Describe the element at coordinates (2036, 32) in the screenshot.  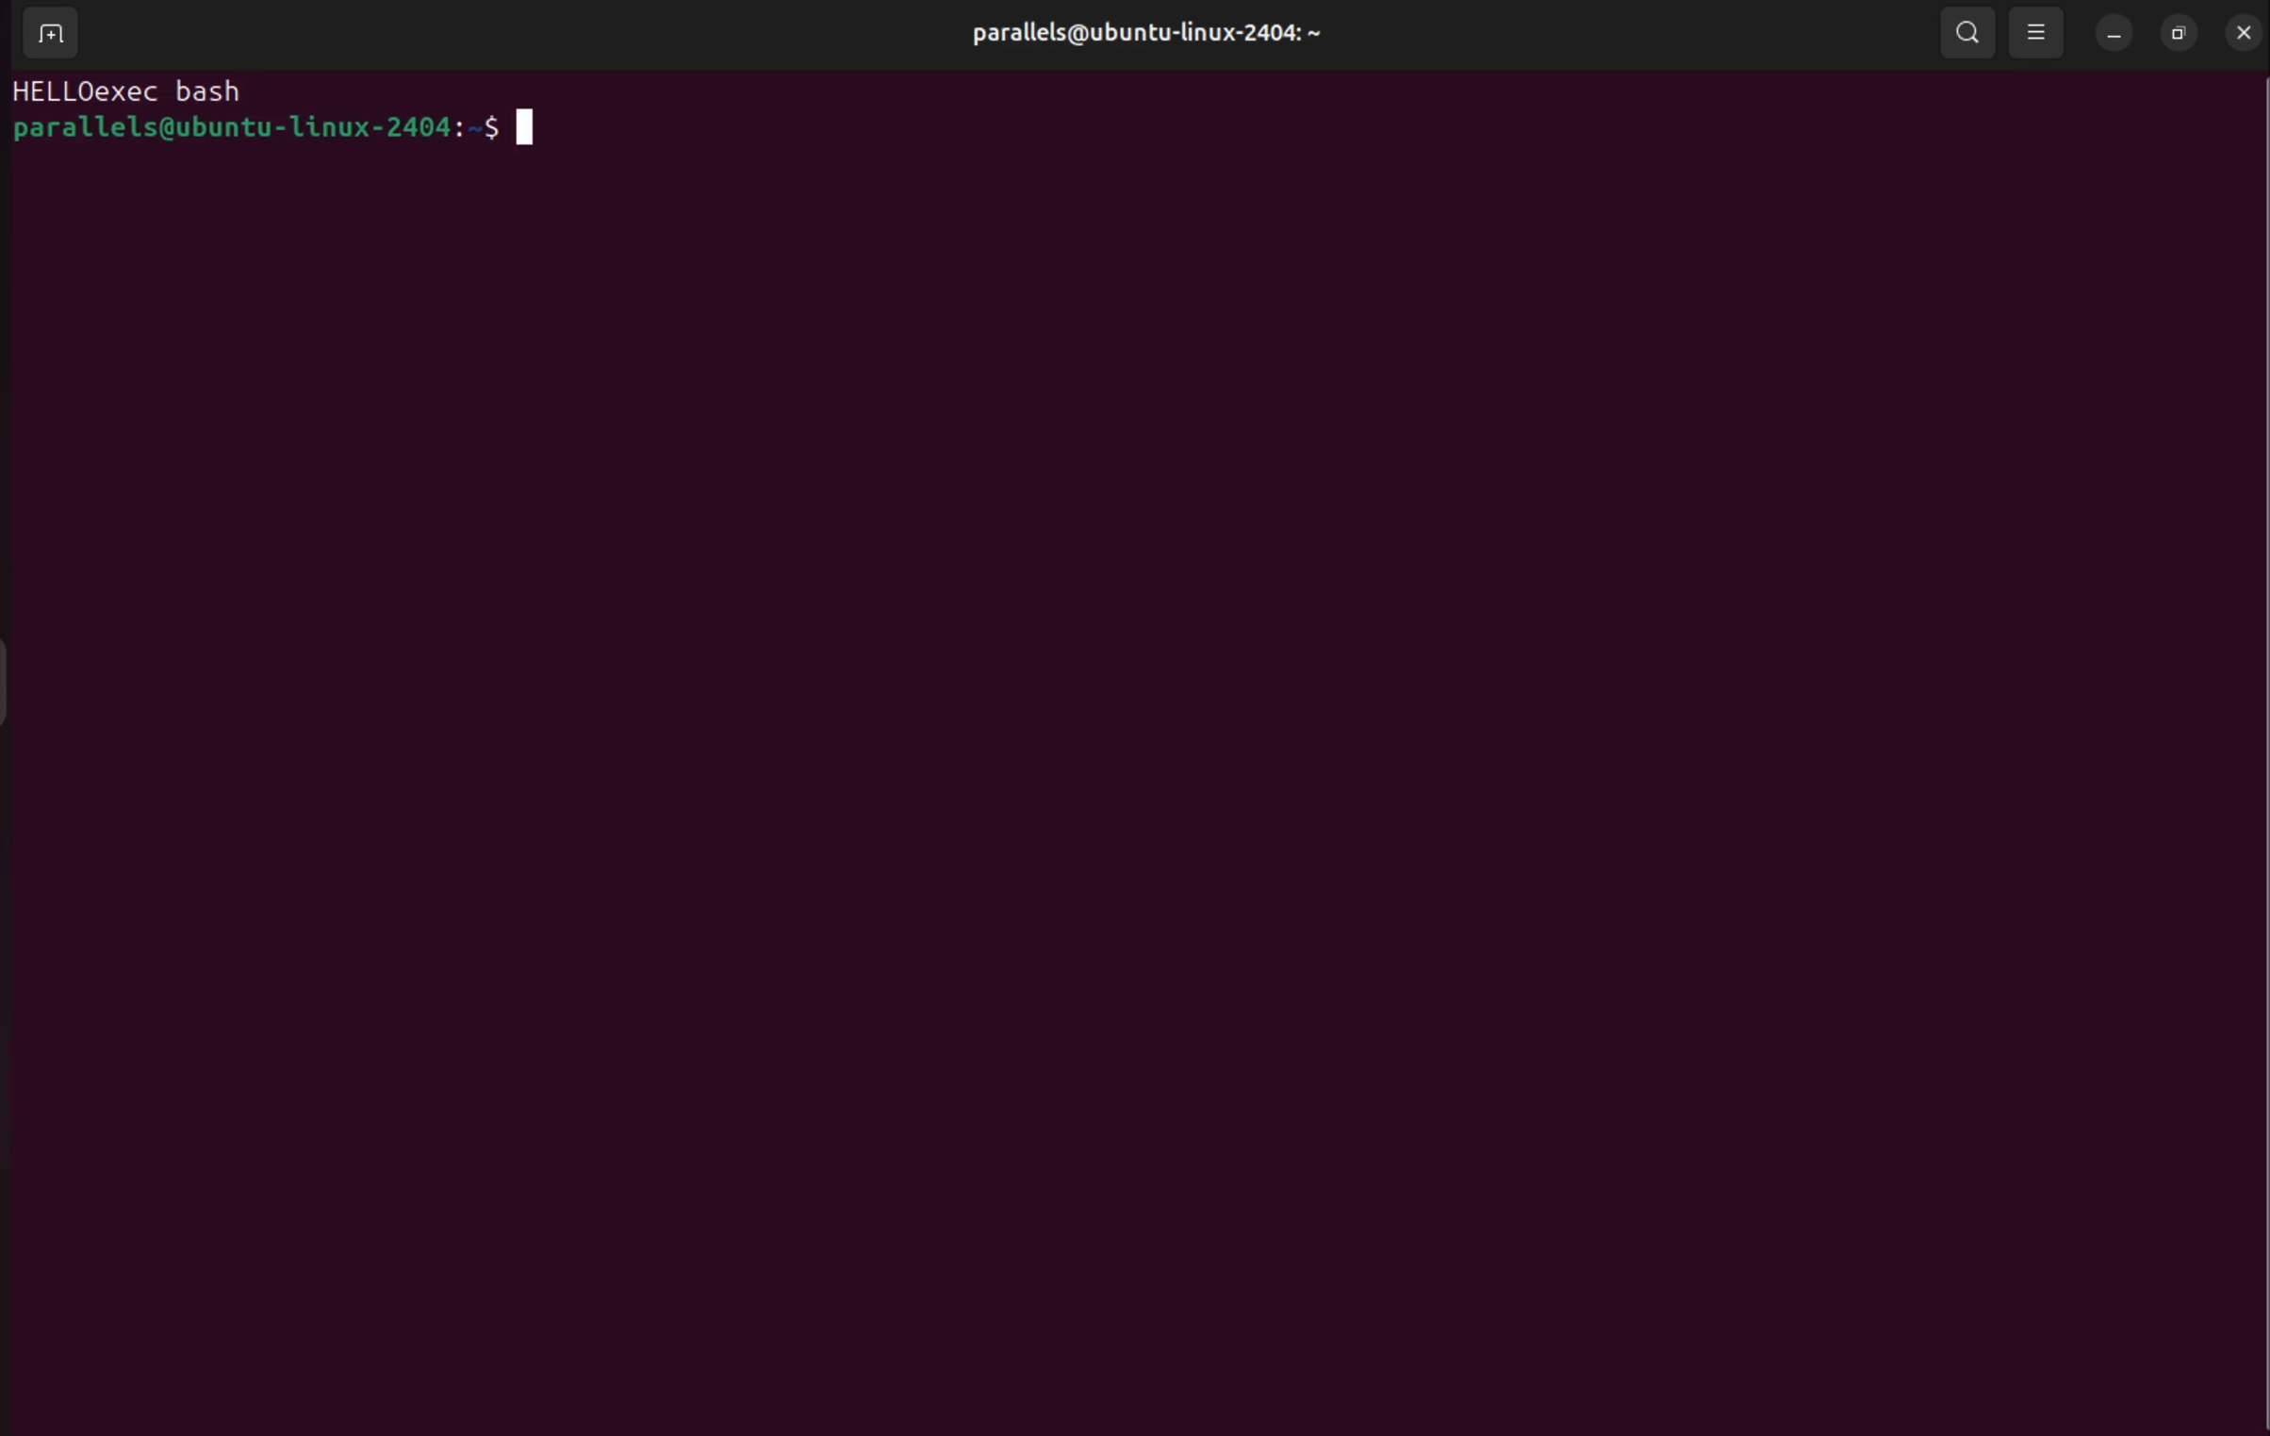
I see `view options` at that location.